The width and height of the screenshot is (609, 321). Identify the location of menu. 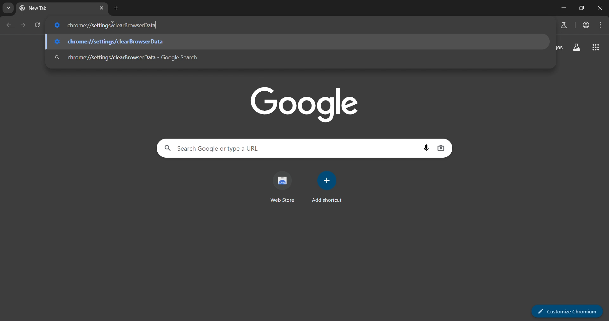
(600, 26).